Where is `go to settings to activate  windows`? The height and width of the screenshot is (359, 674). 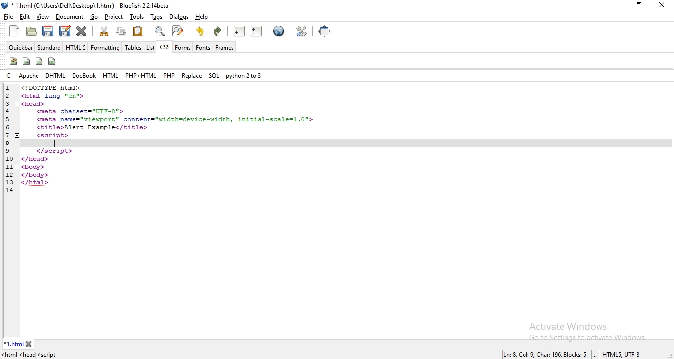 go to settings to activate  windows is located at coordinates (584, 339).